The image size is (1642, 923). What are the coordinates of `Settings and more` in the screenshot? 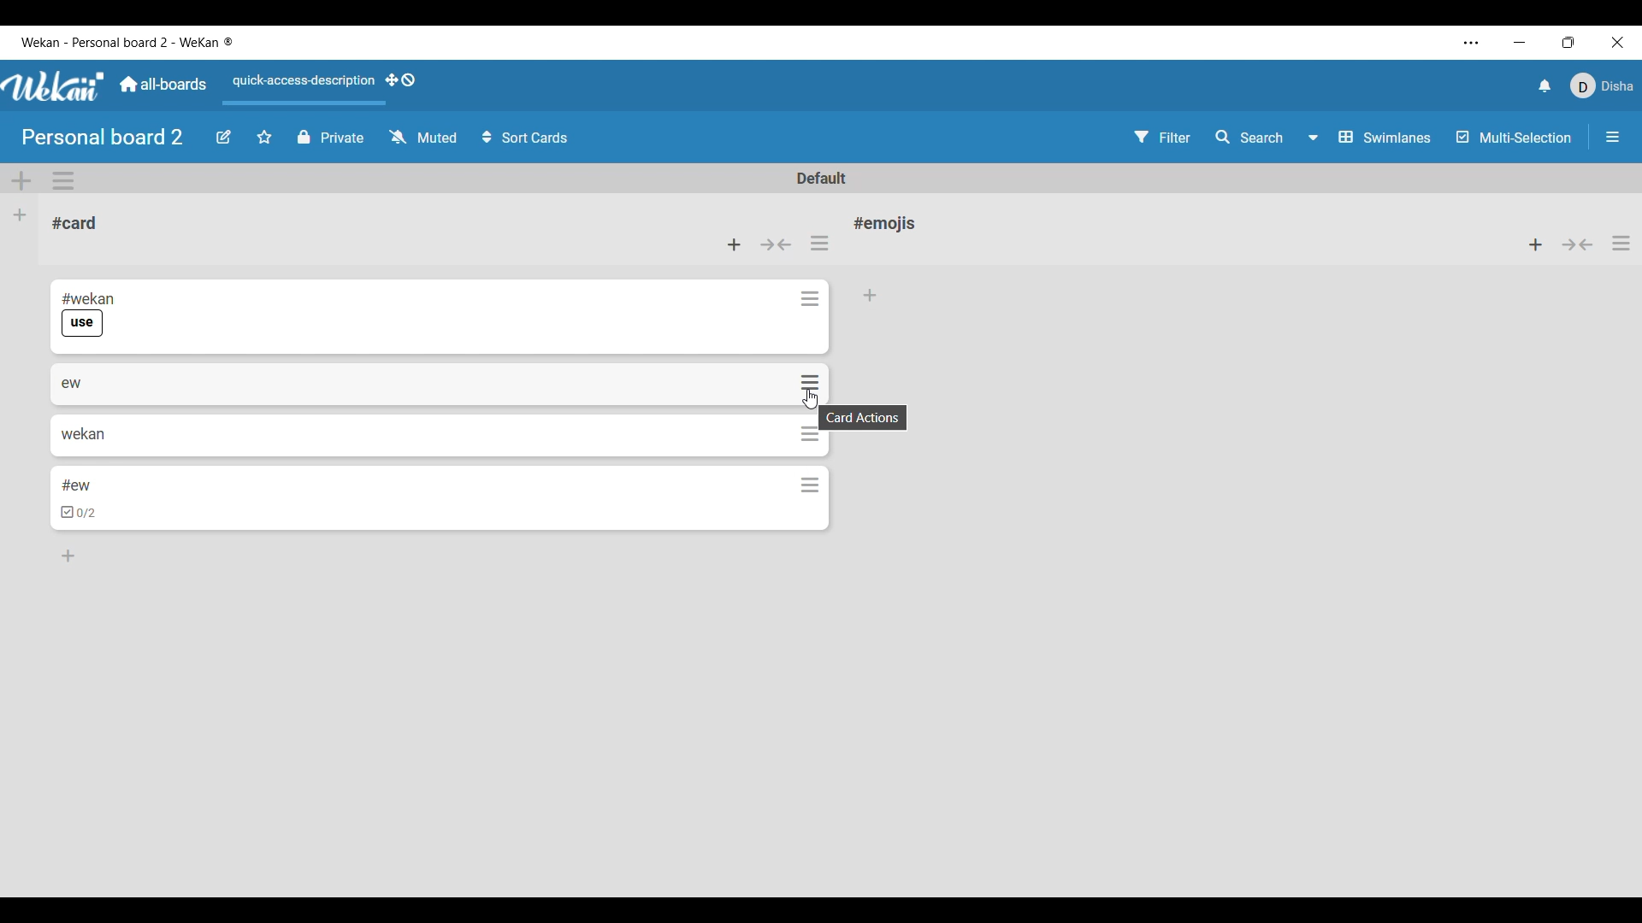 It's located at (1472, 43).